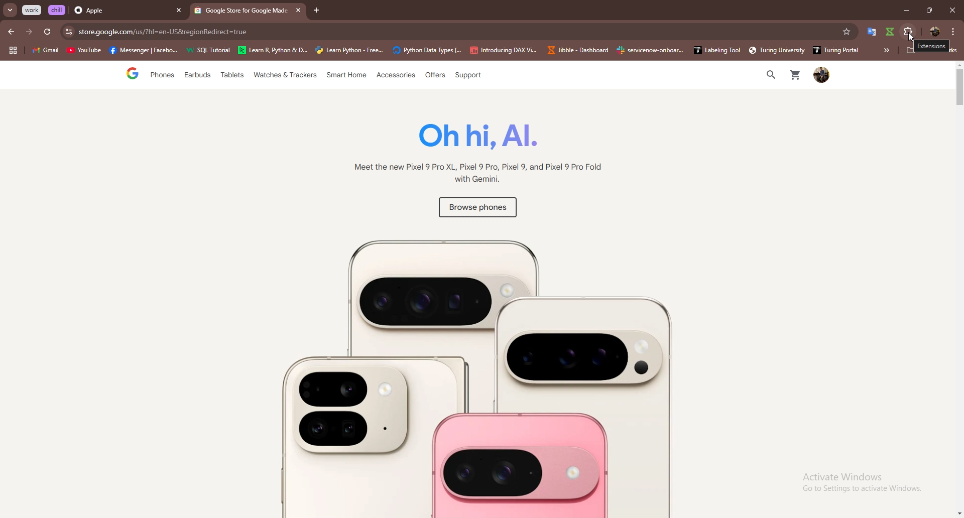  Describe the element at coordinates (472, 156) in the screenshot. I see `Oh ni, Al.
Meet the new Pixel 9 Pro XL, Pixel 9 Pro, Pixel 9, and Pixel 9 Pro Fold
with Gemini.` at that location.